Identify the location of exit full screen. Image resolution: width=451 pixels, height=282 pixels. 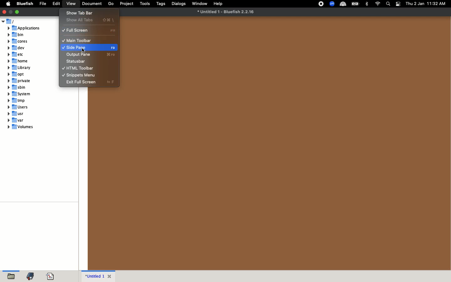
(91, 82).